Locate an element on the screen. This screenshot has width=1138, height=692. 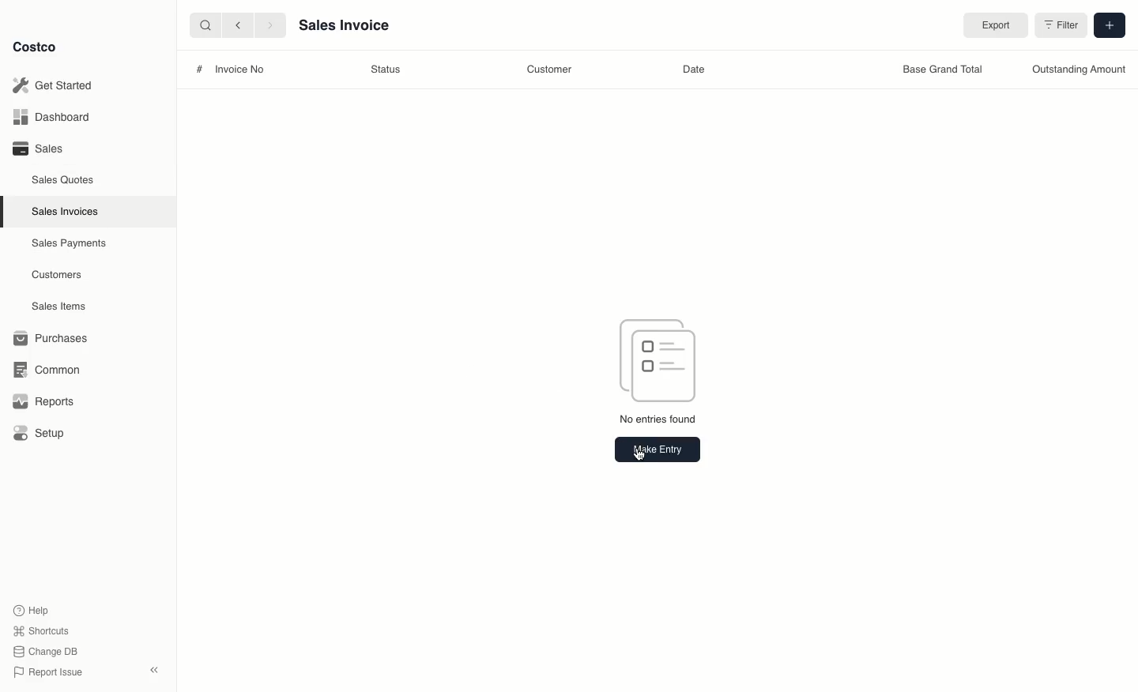
Help is located at coordinates (32, 609).